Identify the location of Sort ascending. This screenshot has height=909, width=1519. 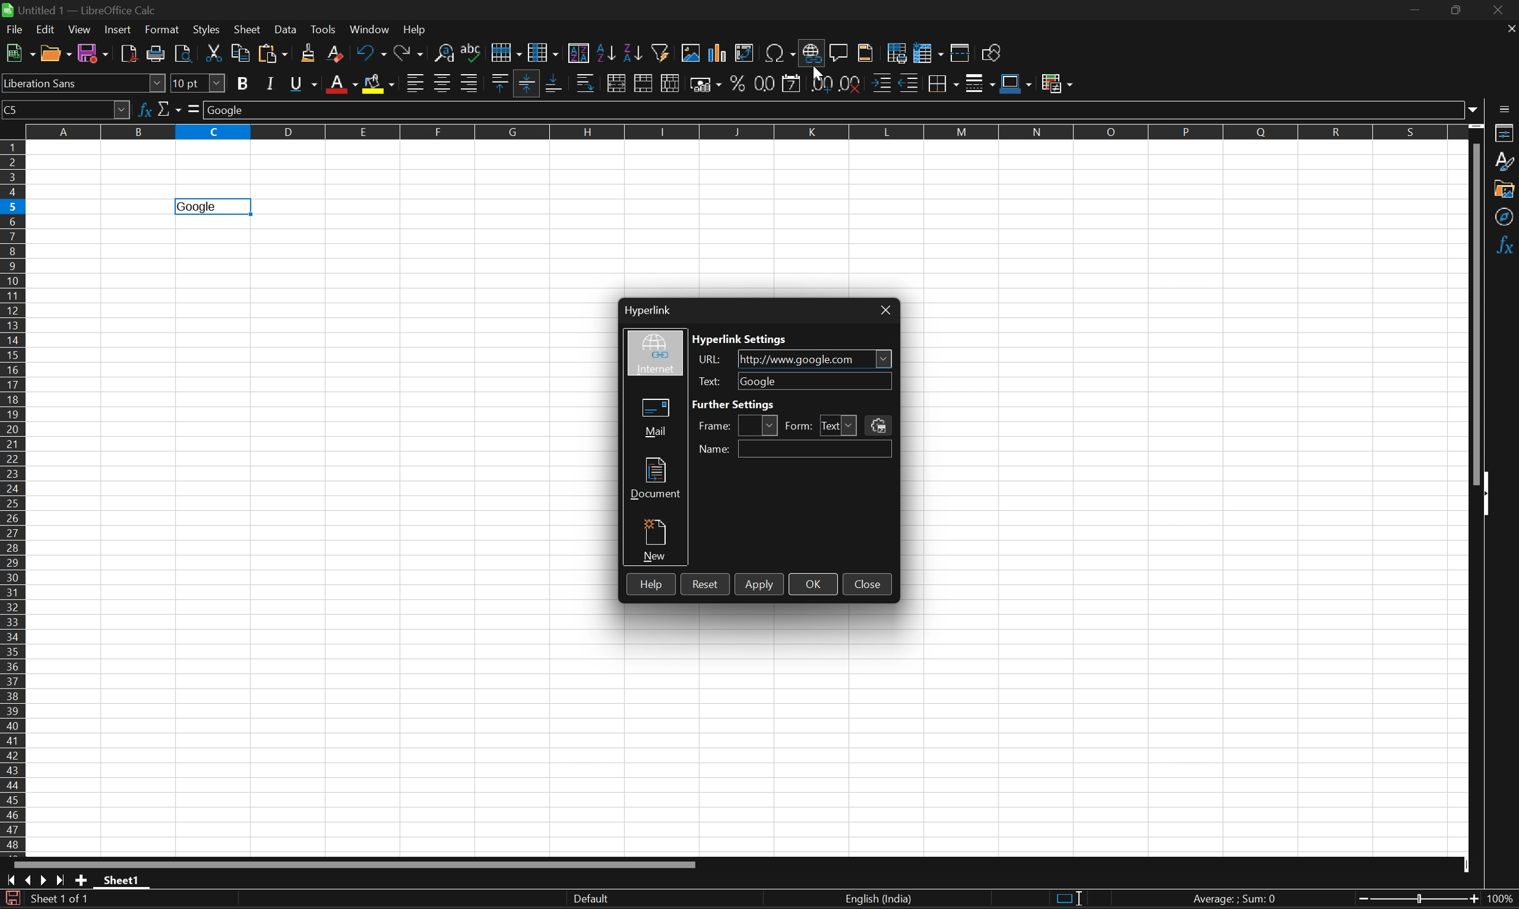
(606, 53).